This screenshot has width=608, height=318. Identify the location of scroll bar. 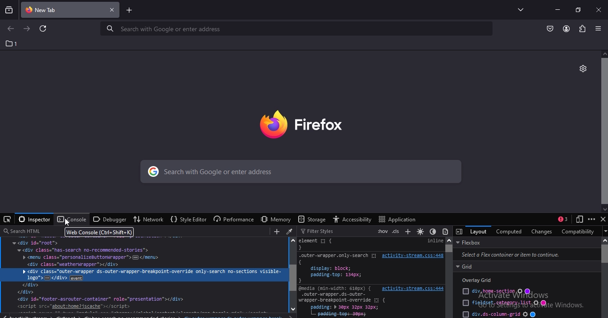
(604, 132).